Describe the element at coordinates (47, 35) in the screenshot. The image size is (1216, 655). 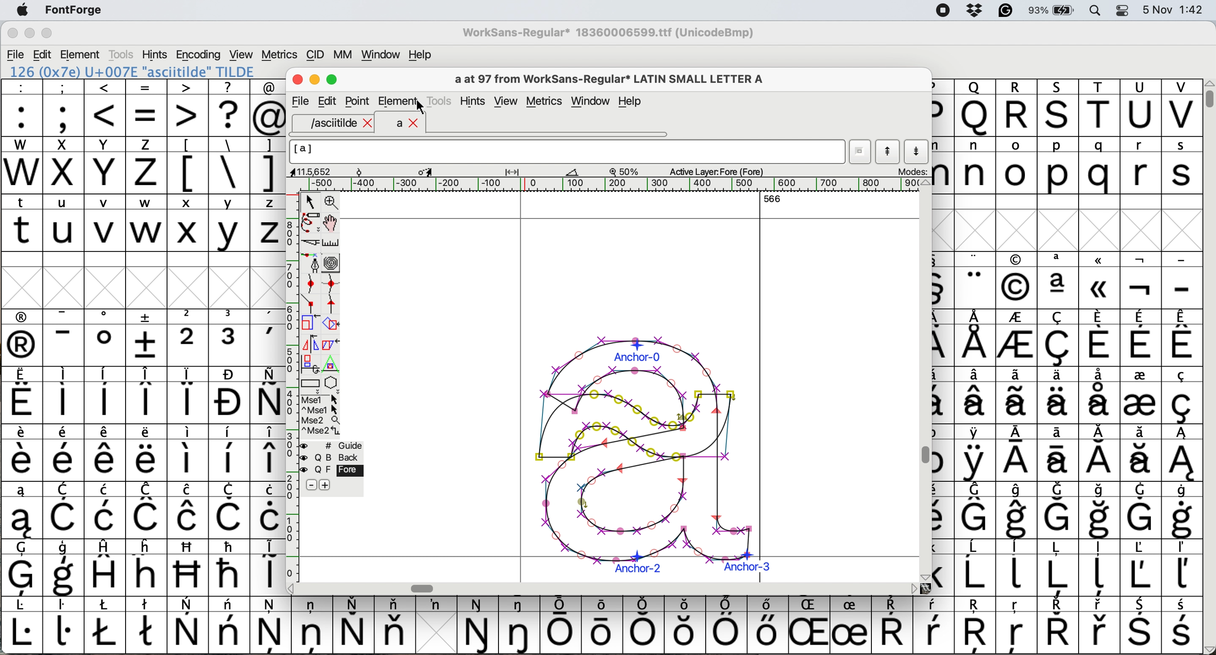
I see `maximise` at that location.